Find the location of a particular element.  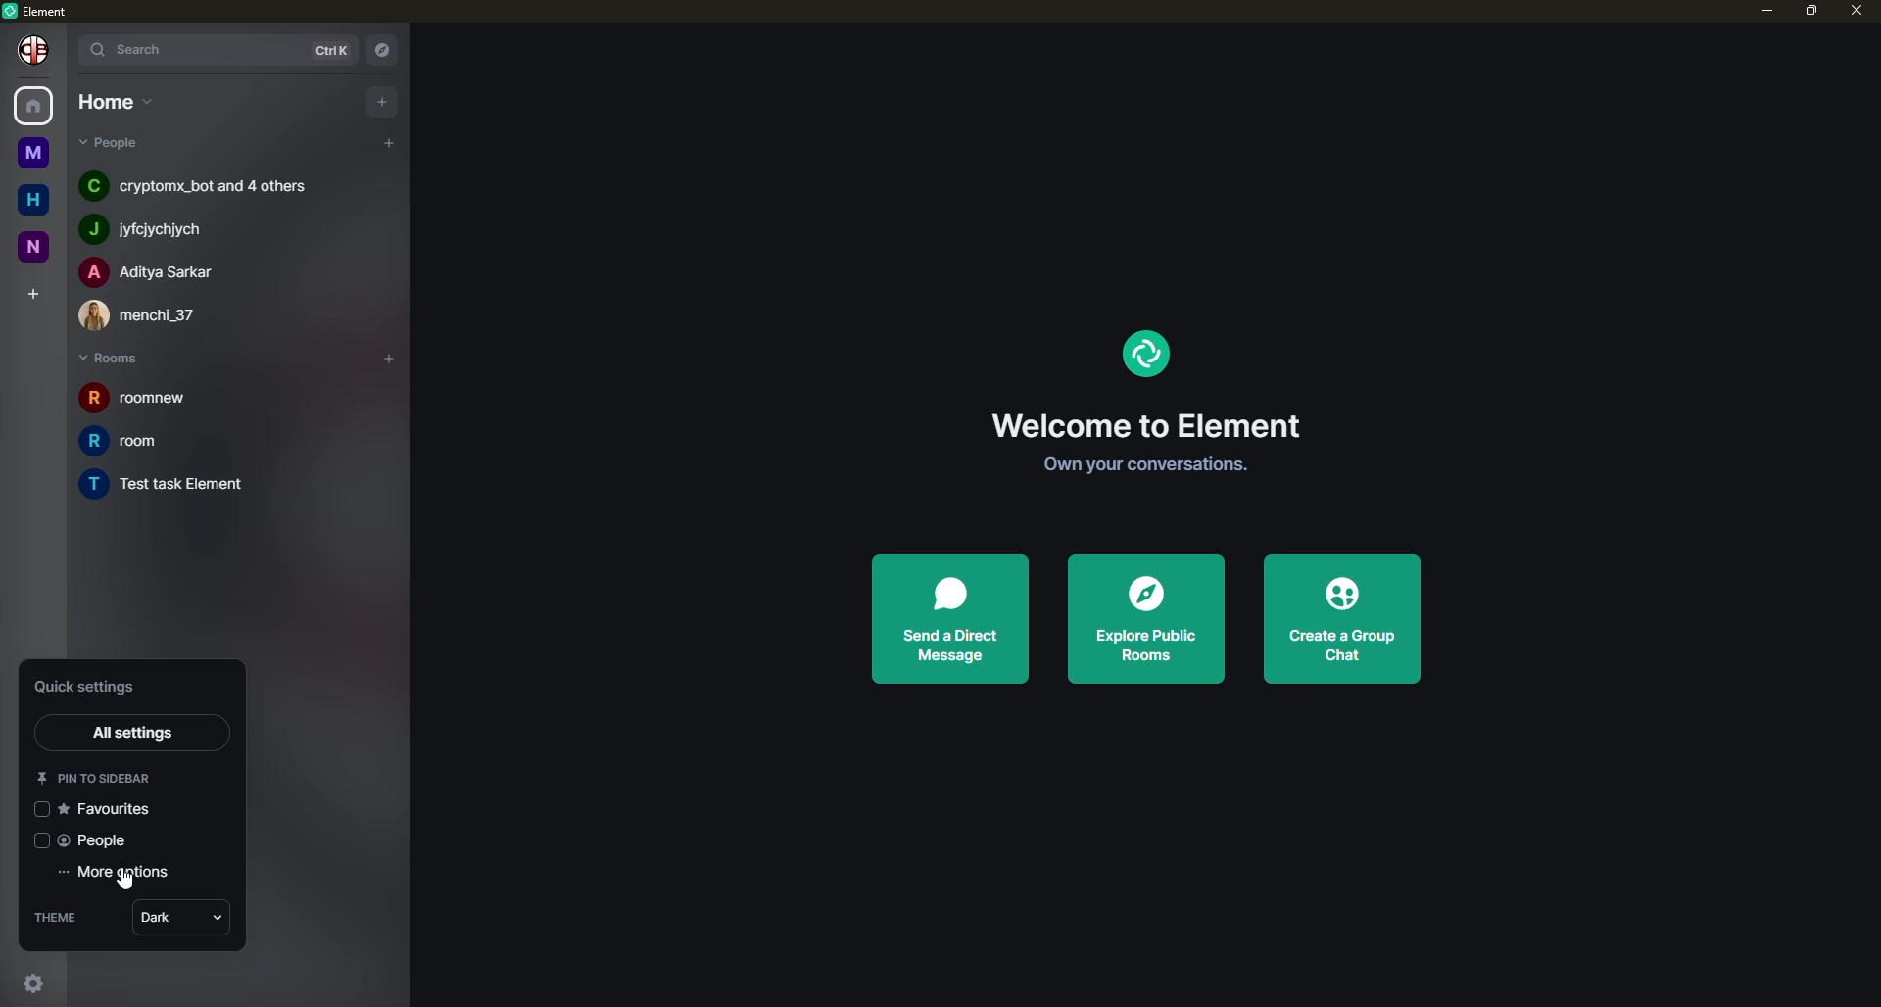

home is located at coordinates (29, 196).